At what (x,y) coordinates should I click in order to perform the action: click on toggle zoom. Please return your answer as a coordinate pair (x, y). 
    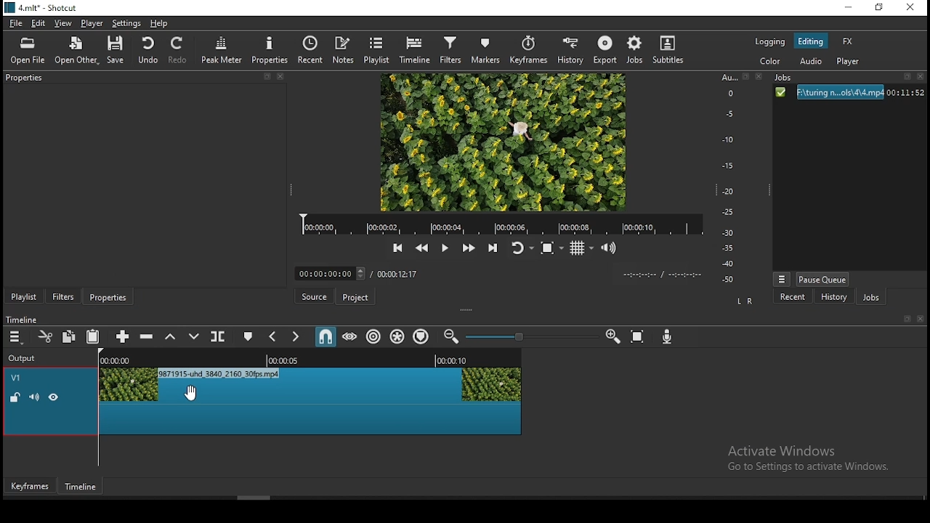
    Looking at the image, I should click on (554, 248).